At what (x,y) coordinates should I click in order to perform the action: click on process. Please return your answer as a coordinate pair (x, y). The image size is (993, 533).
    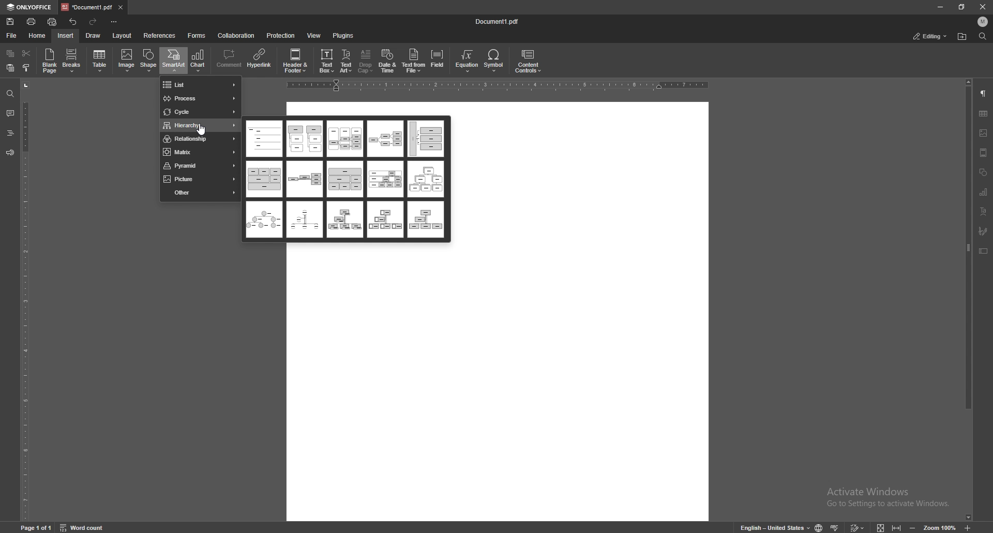
    Looking at the image, I should click on (200, 98).